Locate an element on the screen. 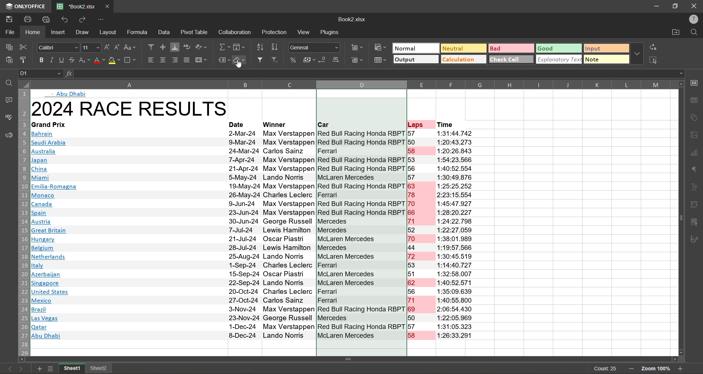 Image resolution: width=703 pixels, height=374 pixels. input formula is located at coordinates (67, 74).